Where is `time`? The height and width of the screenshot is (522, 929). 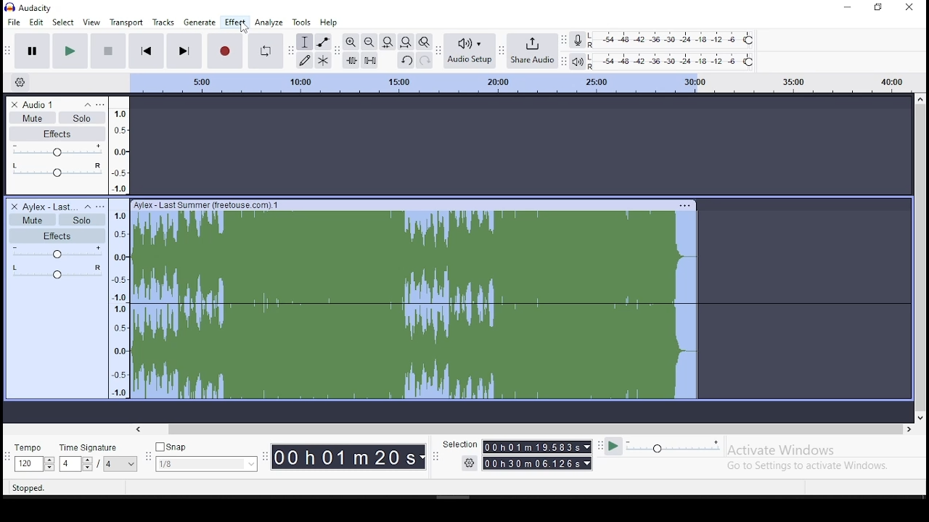
time is located at coordinates (537, 456).